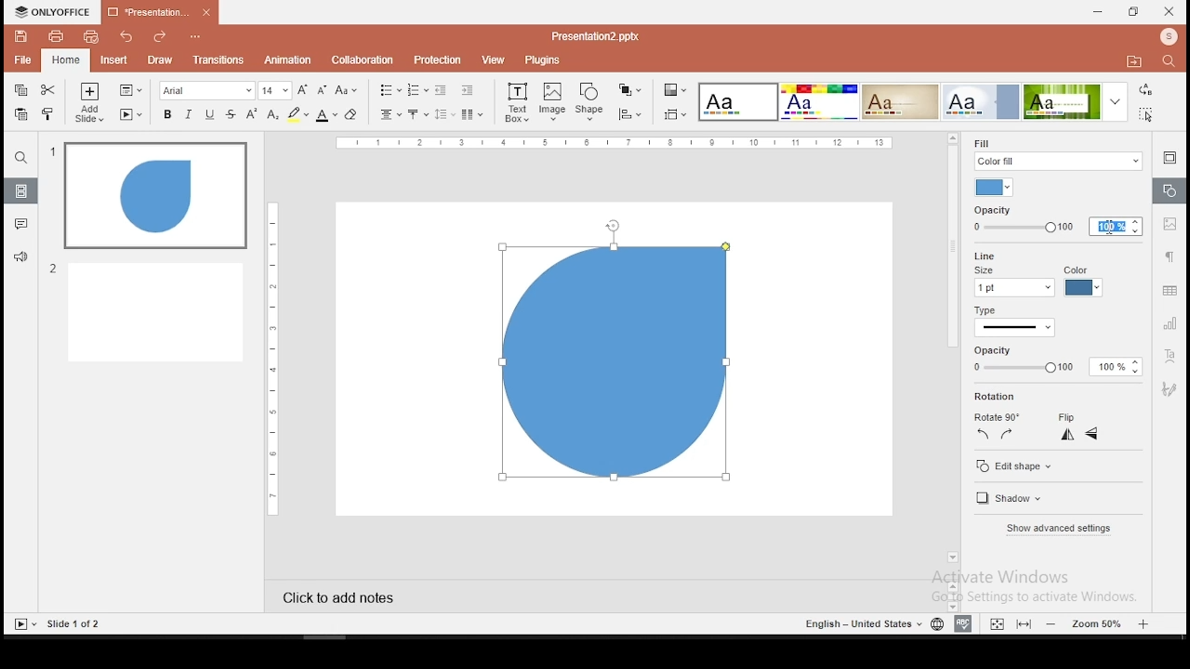  What do you see at coordinates (1145, 92) in the screenshot?
I see `replace` at bounding box center [1145, 92].